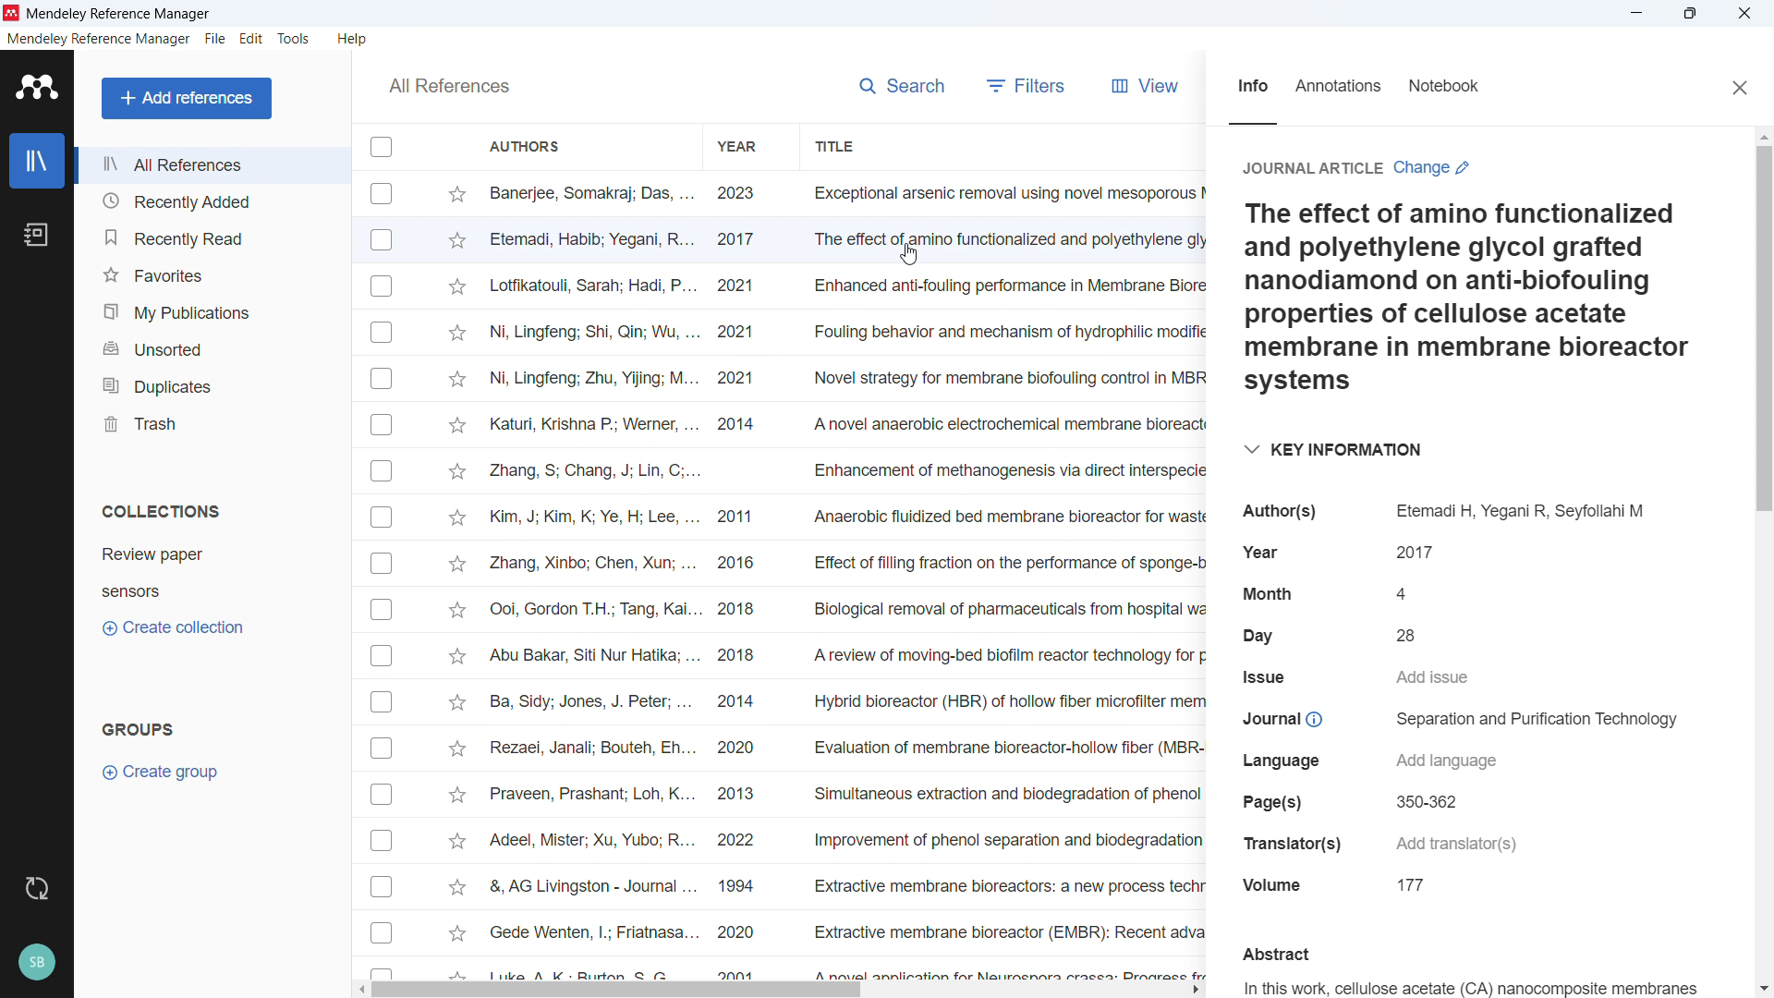 This screenshot has width=1774, height=998. What do you see at coordinates (1357, 675) in the screenshot?
I see `Issue ` at bounding box center [1357, 675].